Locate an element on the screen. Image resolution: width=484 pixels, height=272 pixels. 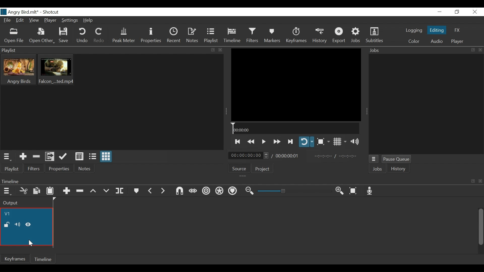
View as icons is located at coordinates (106, 157).